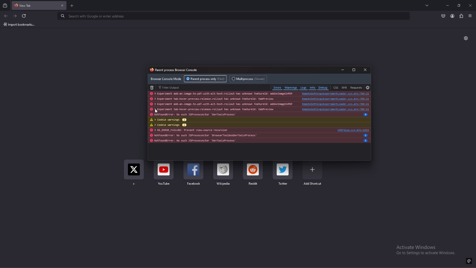  I want to click on recent browsing, so click(5, 6).